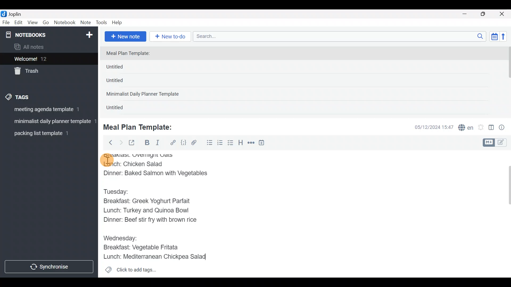 The width and height of the screenshot is (511, 287). I want to click on Date & time, so click(430, 127).